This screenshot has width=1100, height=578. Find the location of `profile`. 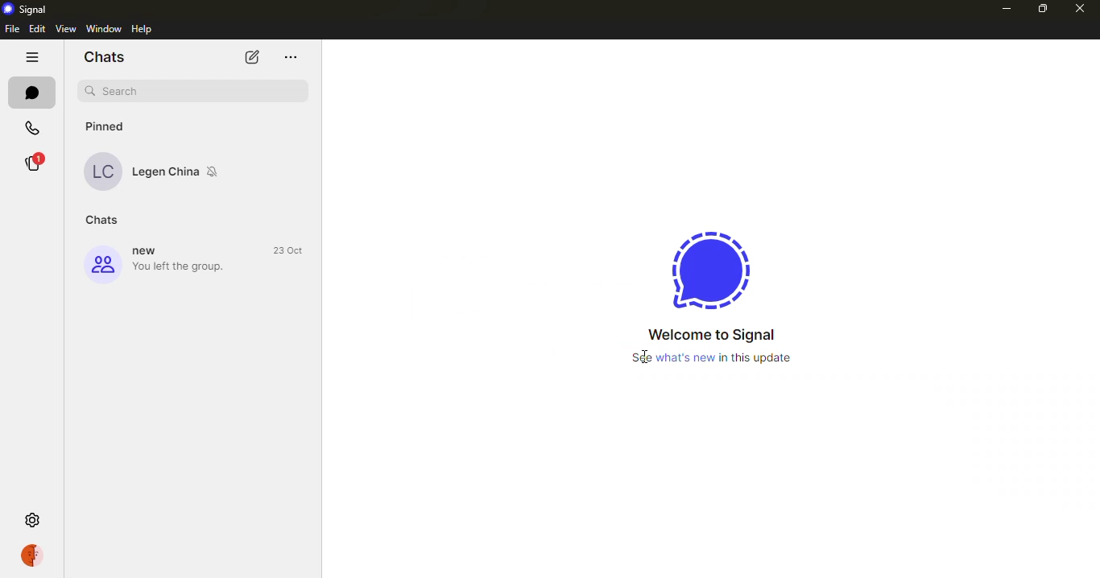

profile is located at coordinates (104, 171).